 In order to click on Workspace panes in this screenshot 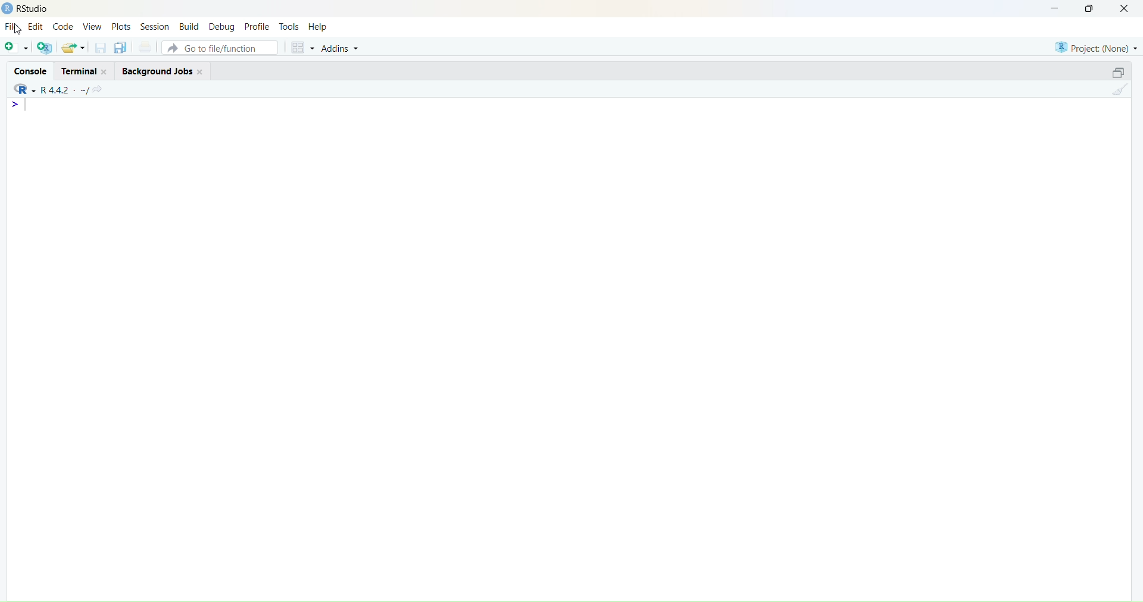, I will do `click(301, 47)`.